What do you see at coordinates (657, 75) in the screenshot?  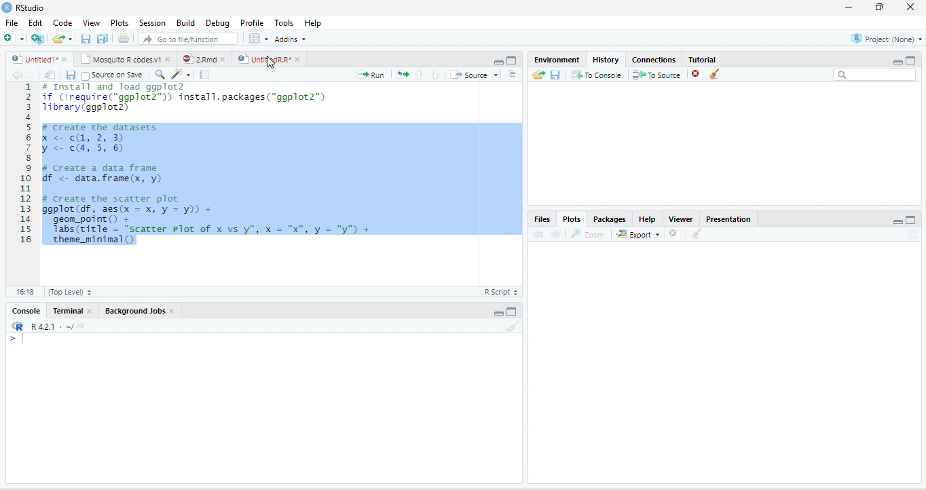 I see `To Source` at bounding box center [657, 75].